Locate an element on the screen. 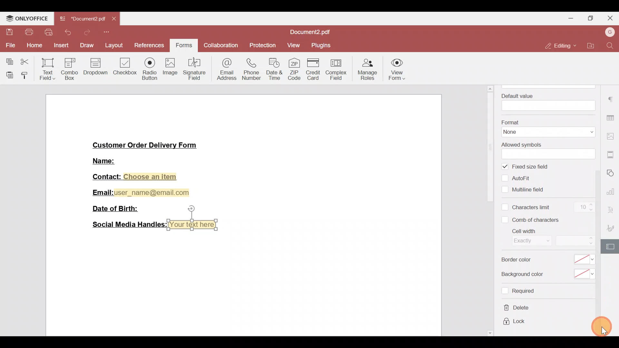  Autofill is located at coordinates (519, 178).